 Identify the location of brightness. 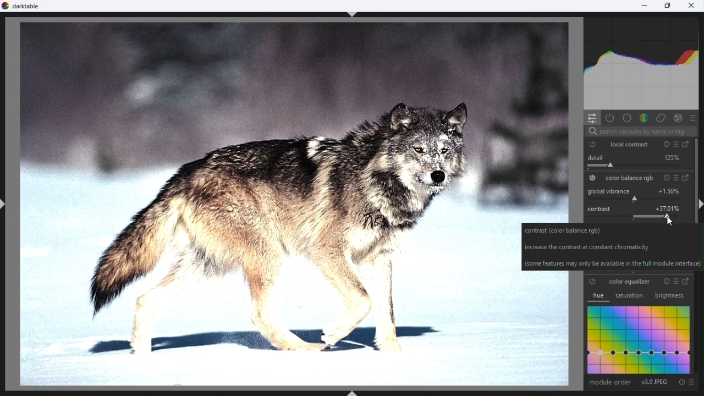
(669, 296).